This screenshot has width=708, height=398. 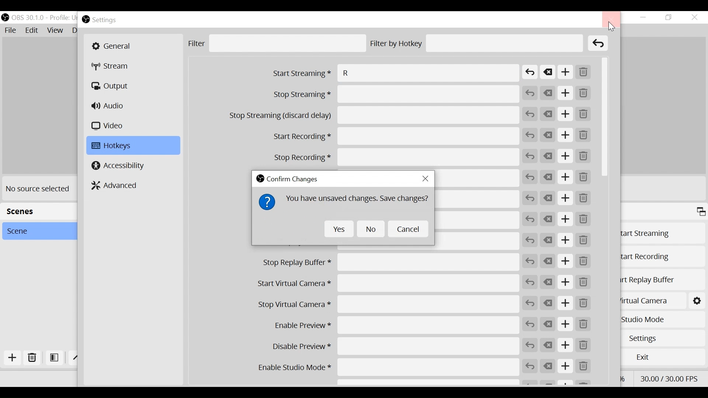 What do you see at coordinates (669, 18) in the screenshot?
I see `Restore` at bounding box center [669, 18].